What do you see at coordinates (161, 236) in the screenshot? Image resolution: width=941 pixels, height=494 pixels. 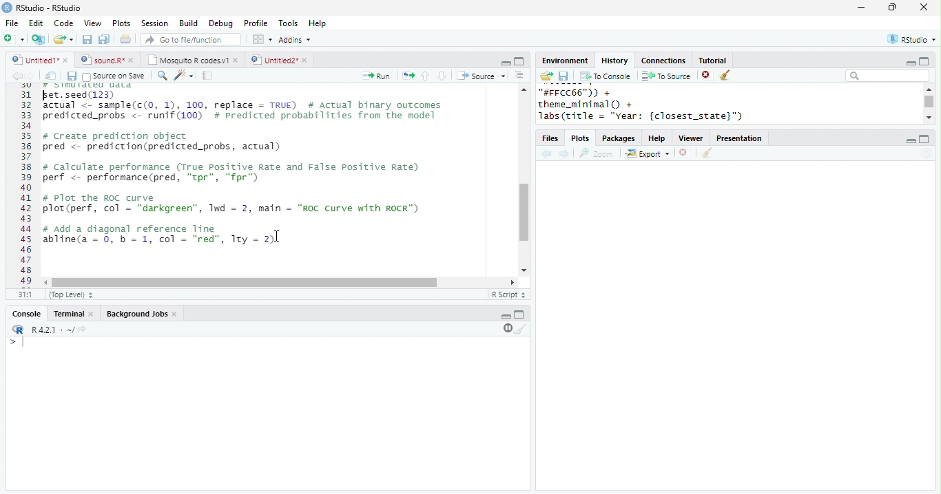 I see `# Add a diagonal reference line
abline(a = 0, b = 1, col = "red", Try = 2)` at bounding box center [161, 236].